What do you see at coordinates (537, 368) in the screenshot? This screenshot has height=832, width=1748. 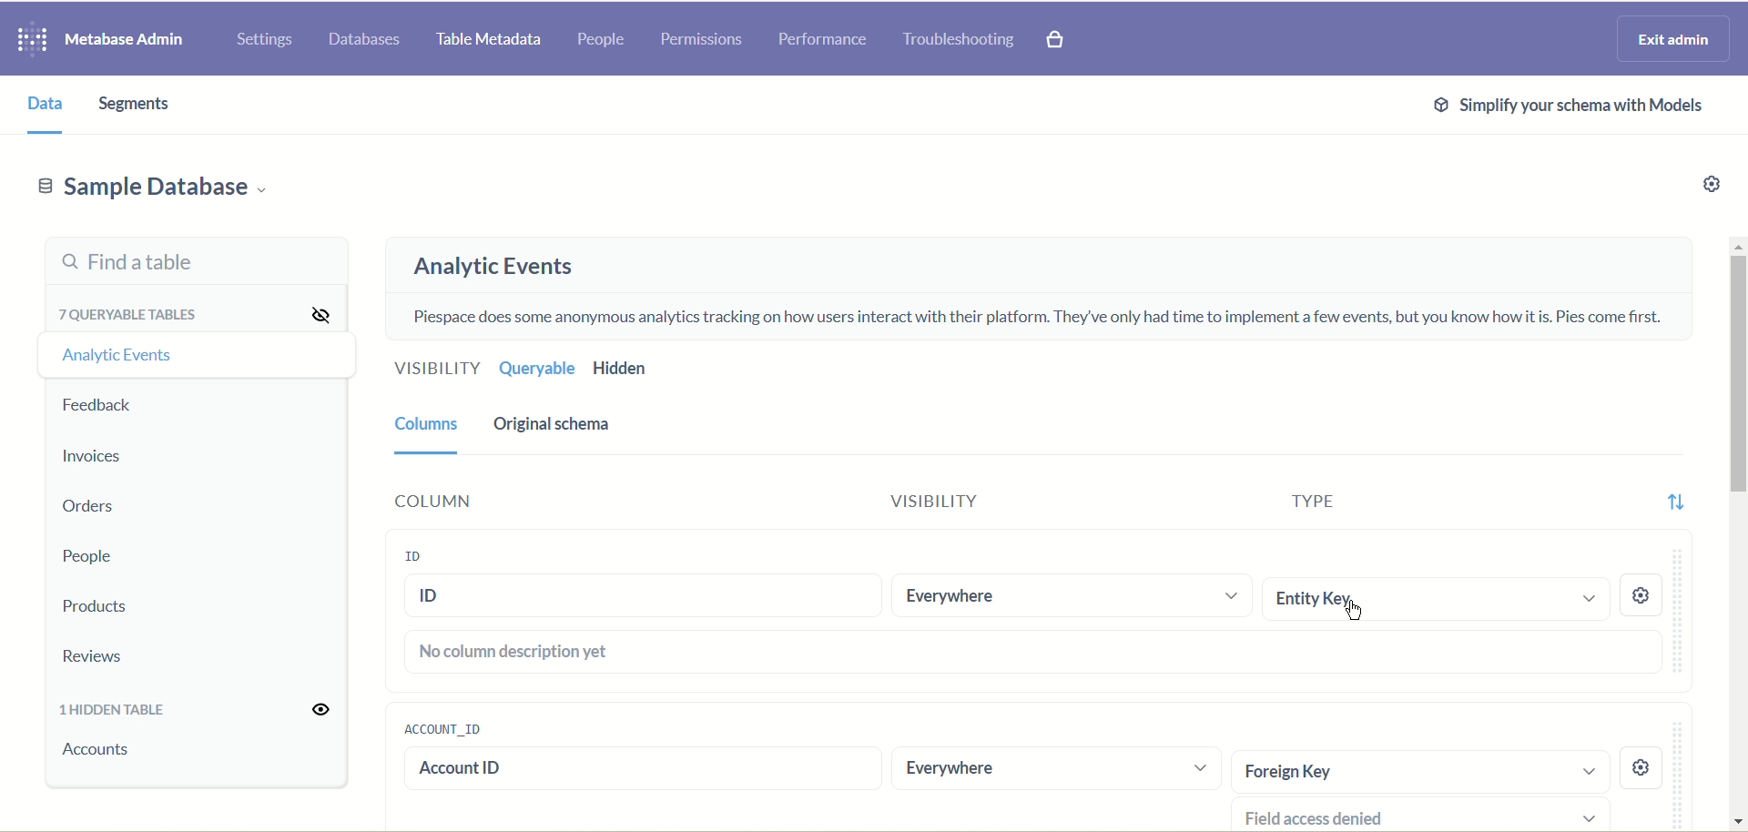 I see `queryable` at bounding box center [537, 368].